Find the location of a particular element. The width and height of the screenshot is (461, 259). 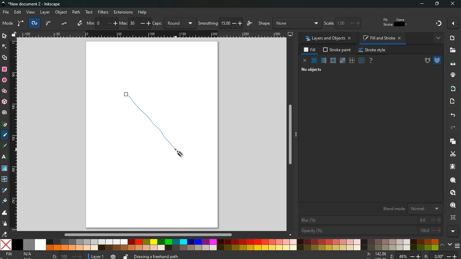

help is located at coordinates (372, 61).